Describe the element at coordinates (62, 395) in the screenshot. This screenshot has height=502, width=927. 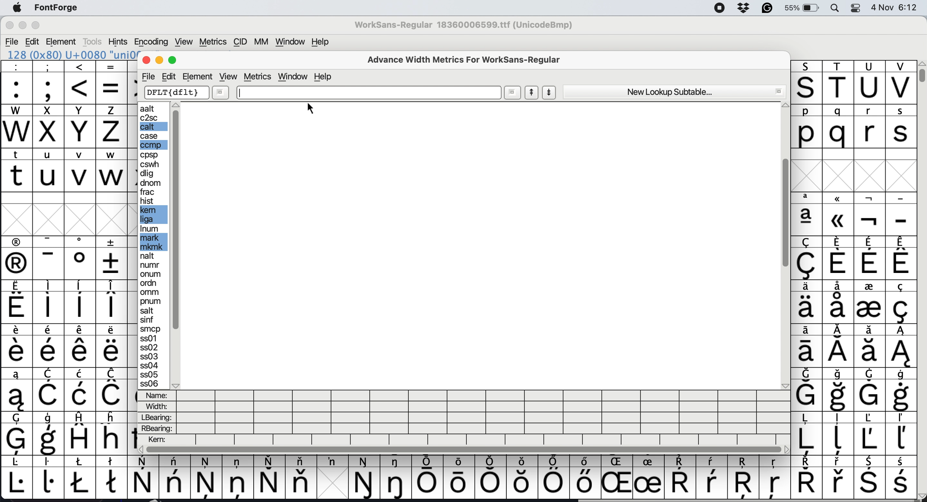
I see `special characters` at that location.